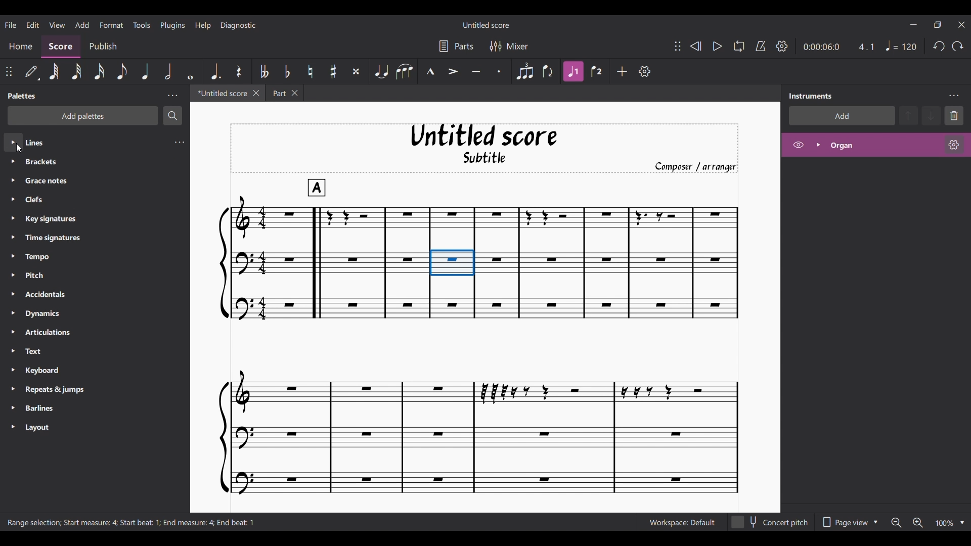  What do you see at coordinates (172, 96) in the screenshot?
I see `Panel settings` at bounding box center [172, 96].